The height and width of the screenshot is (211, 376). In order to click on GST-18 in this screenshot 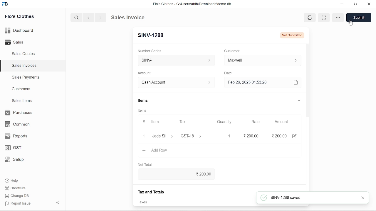, I will do `click(194, 136)`.